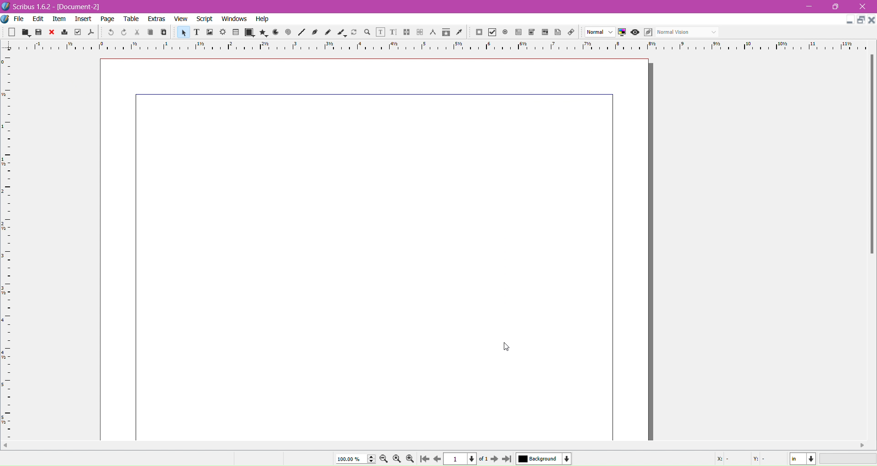  Describe the element at coordinates (138, 32) in the screenshot. I see `cut` at that location.